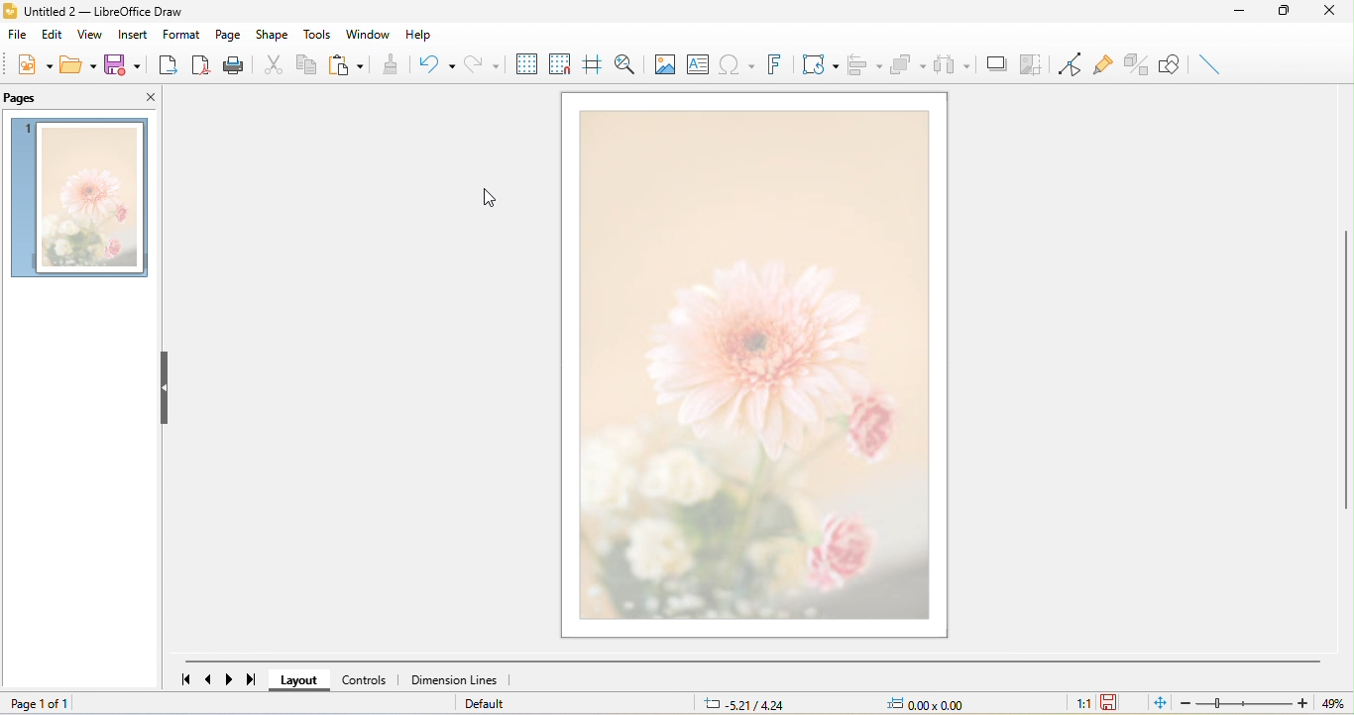  What do you see at coordinates (19, 35) in the screenshot?
I see `file` at bounding box center [19, 35].